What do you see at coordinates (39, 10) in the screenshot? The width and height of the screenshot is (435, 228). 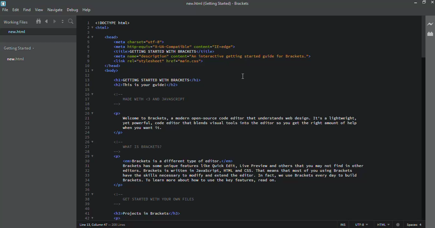 I see `view` at bounding box center [39, 10].